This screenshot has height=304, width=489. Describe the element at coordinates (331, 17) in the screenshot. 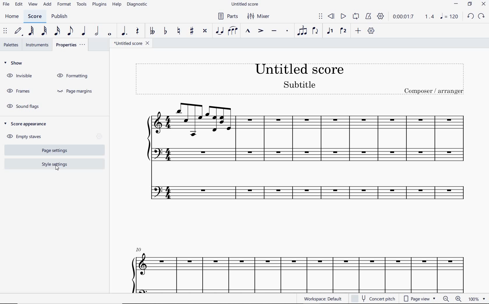

I see `REWIND` at that location.